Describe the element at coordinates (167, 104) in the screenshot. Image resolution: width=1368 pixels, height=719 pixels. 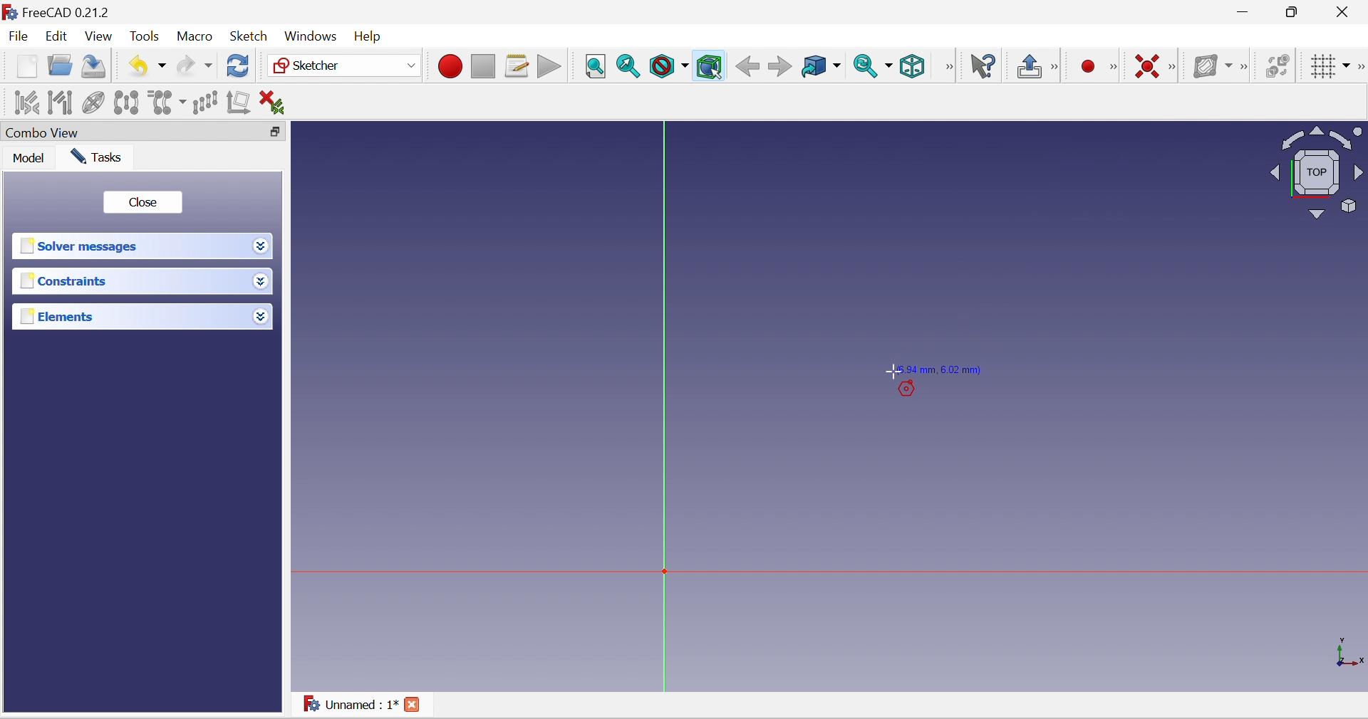
I see `Clone` at that location.